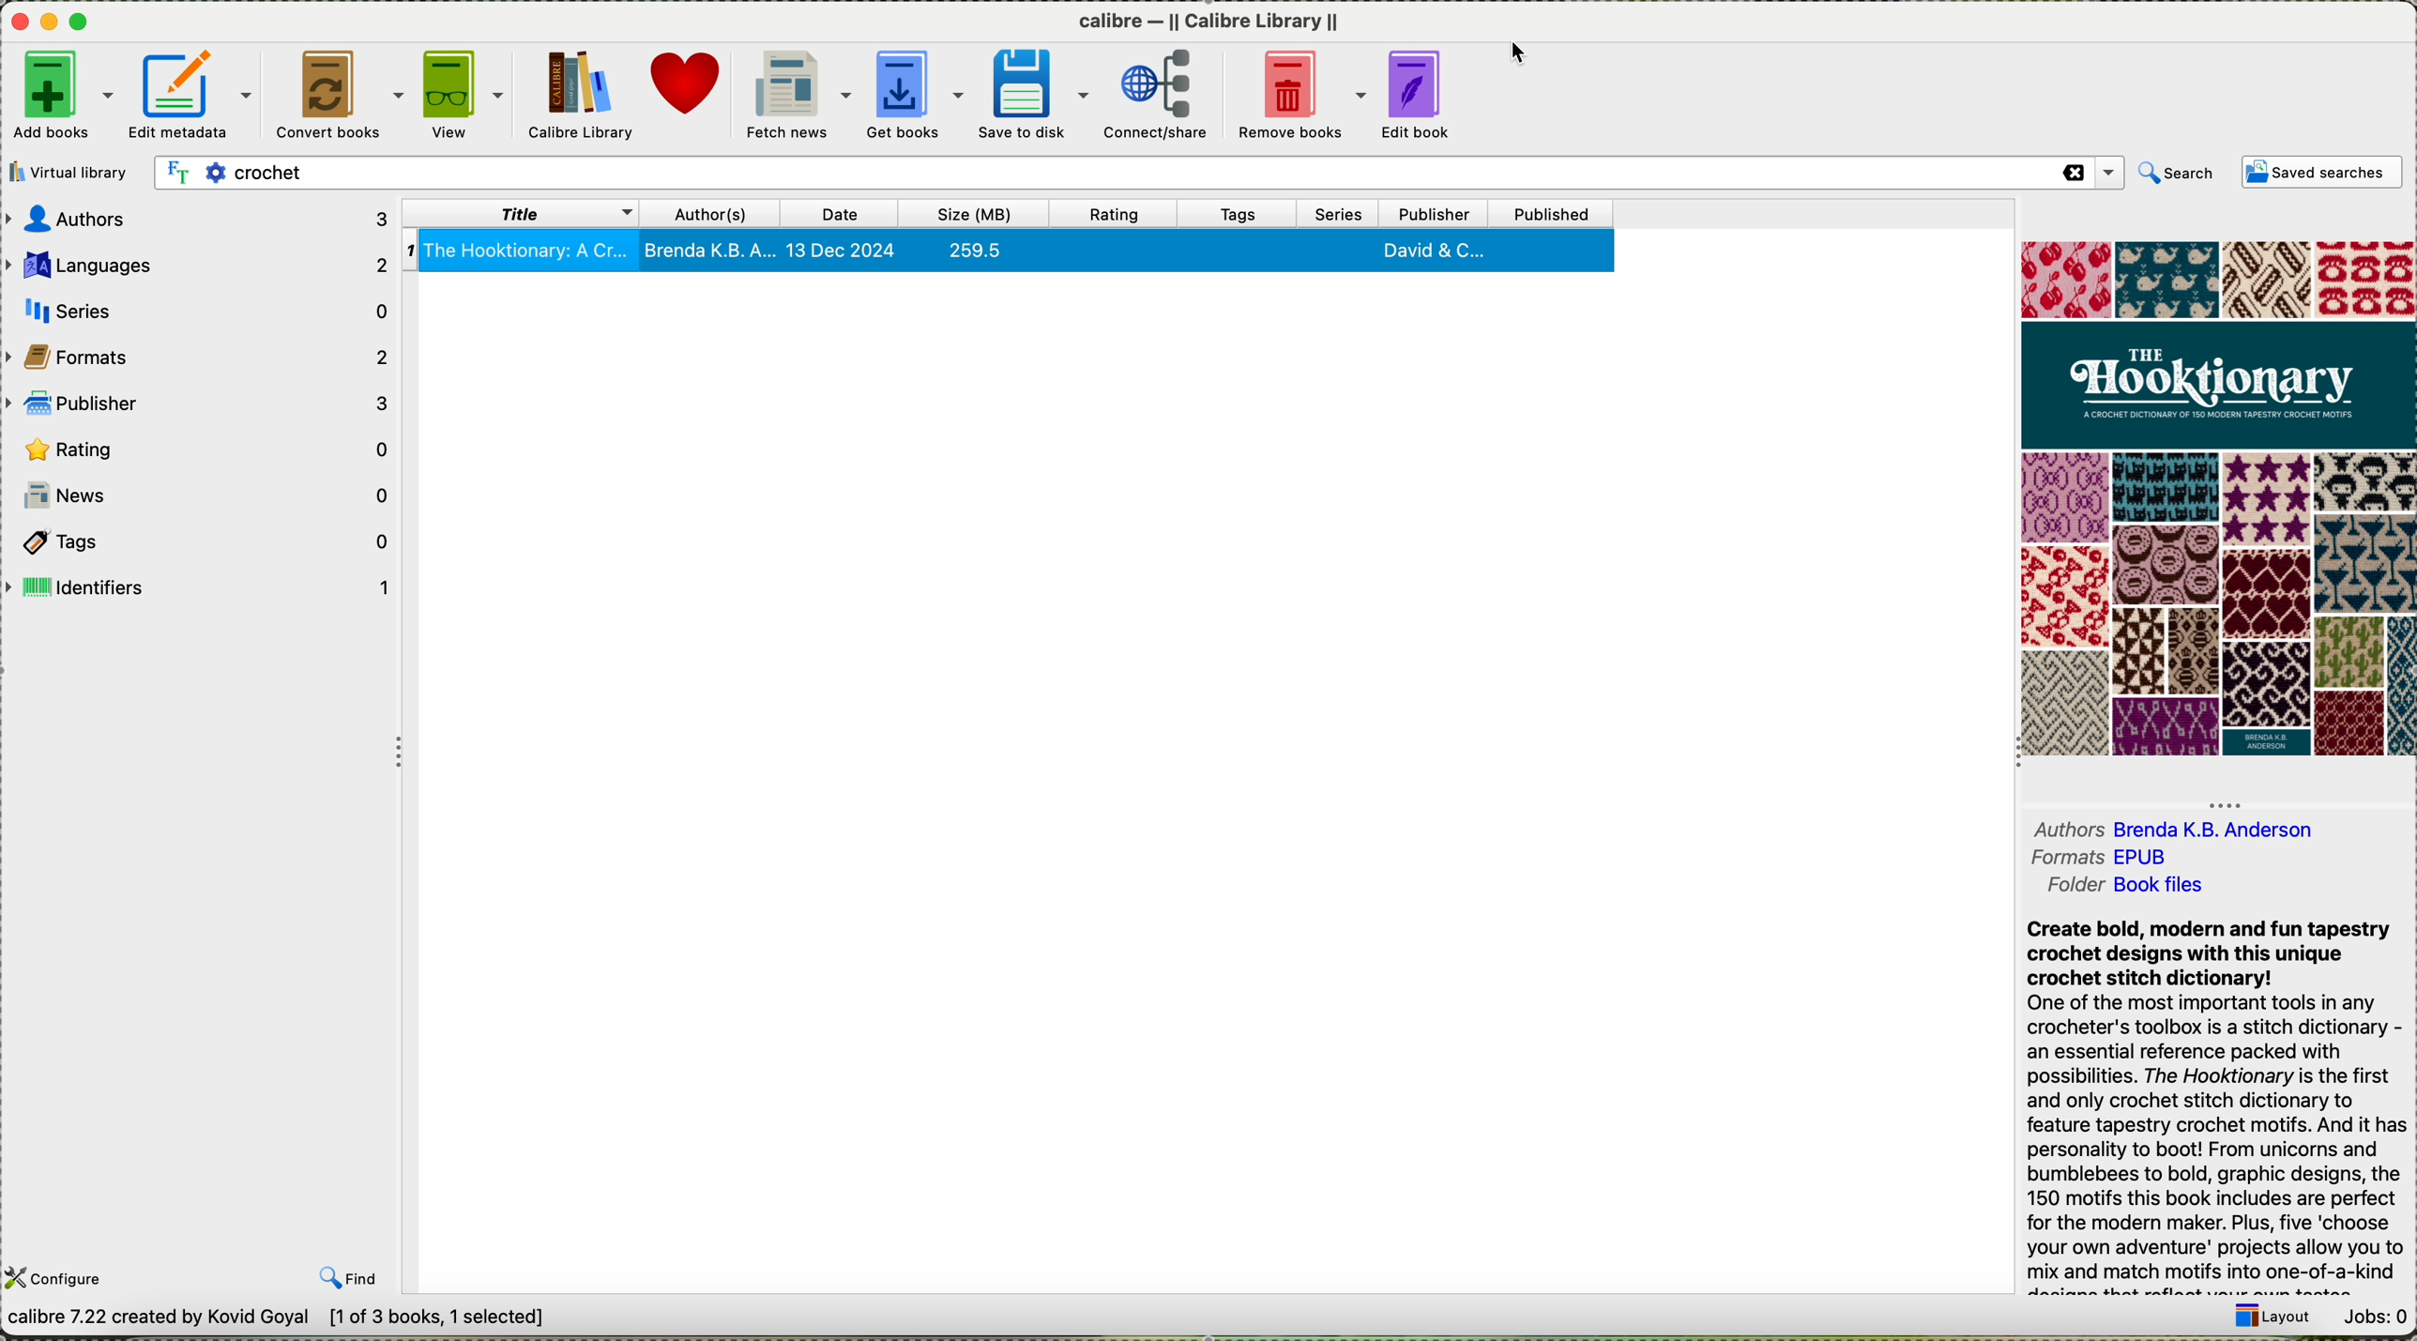 The width and height of the screenshot is (2417, 1341). Describe the element at coordinates (53, 23) in the screenshot. I see `minimize` at that location.